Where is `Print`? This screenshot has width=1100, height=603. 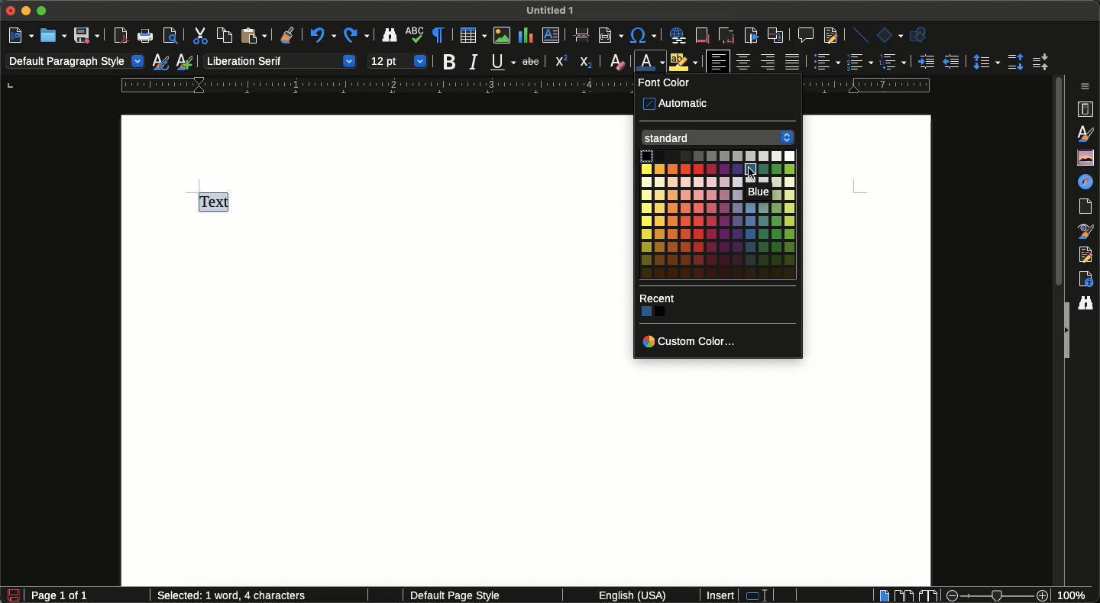 Print is located at coordinates (147, 37).